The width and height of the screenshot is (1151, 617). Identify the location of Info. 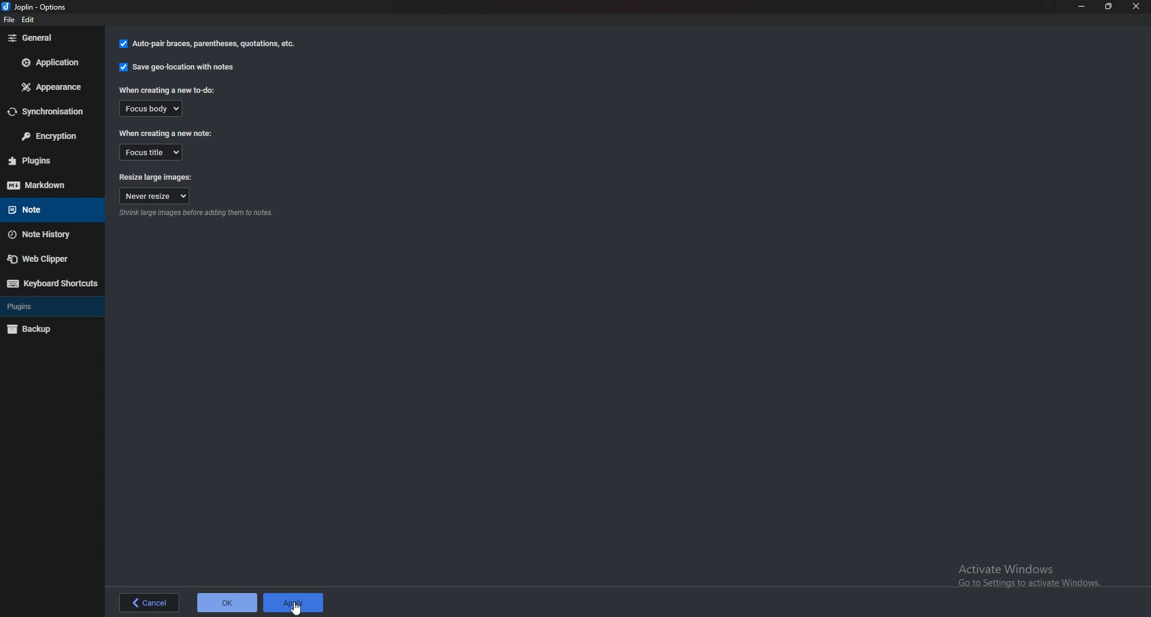
(197, 214).